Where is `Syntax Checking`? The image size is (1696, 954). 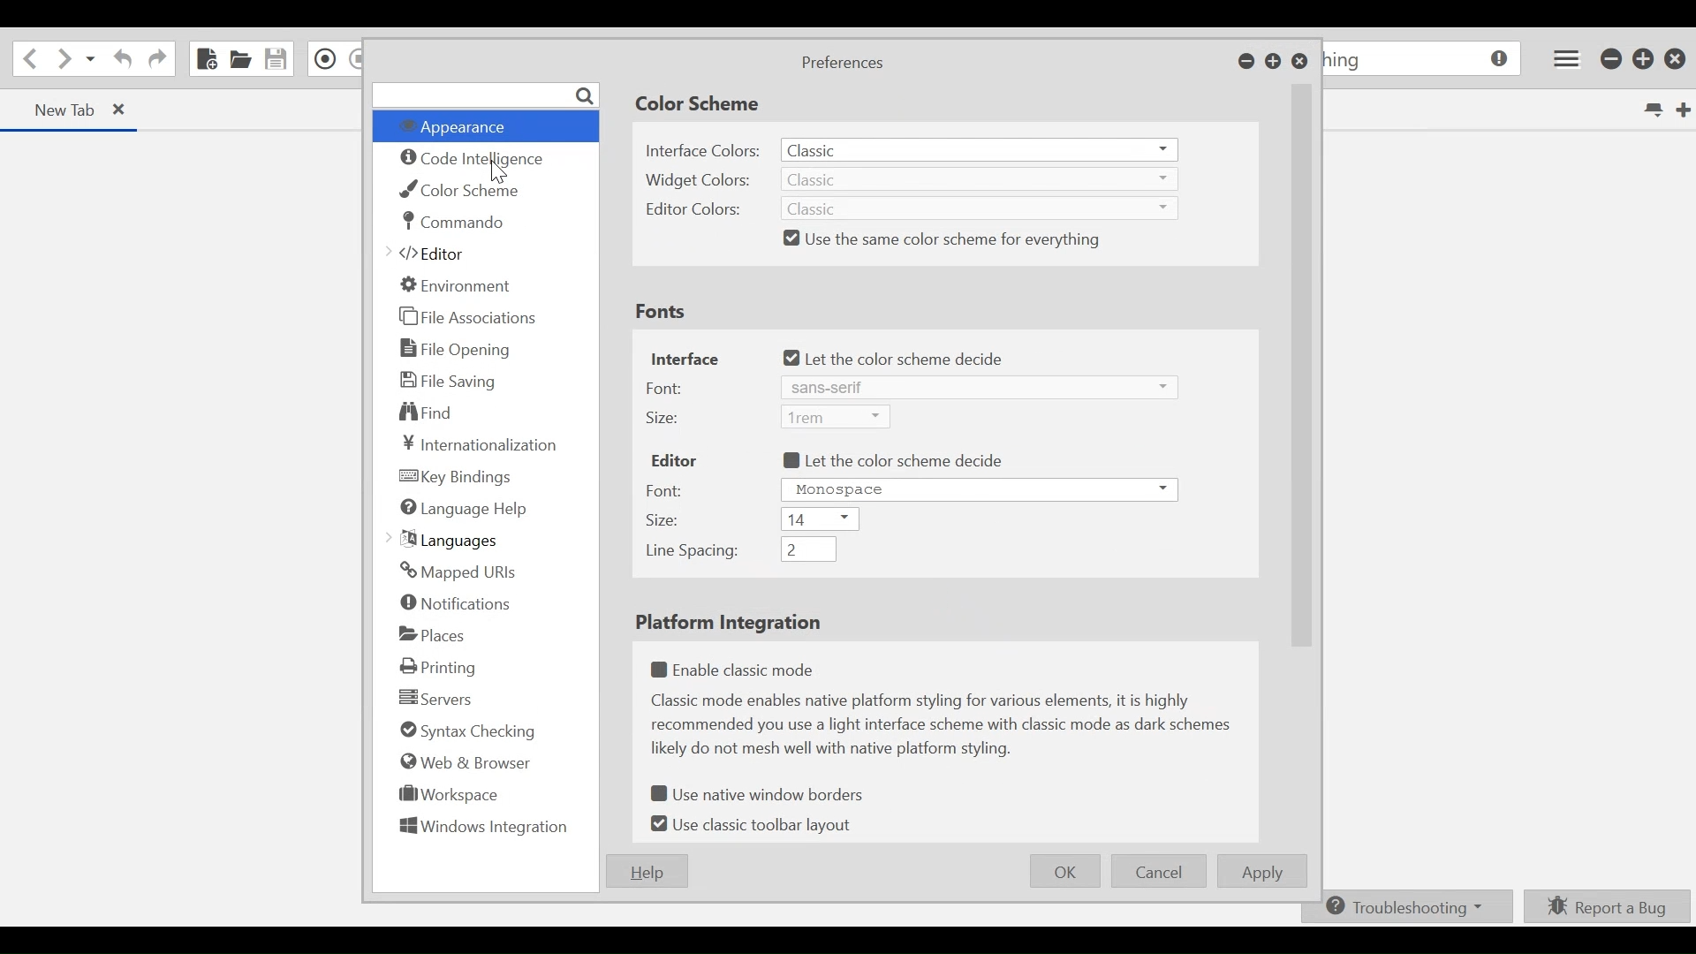
Syntax Checking is located at coordinates (463, 732).